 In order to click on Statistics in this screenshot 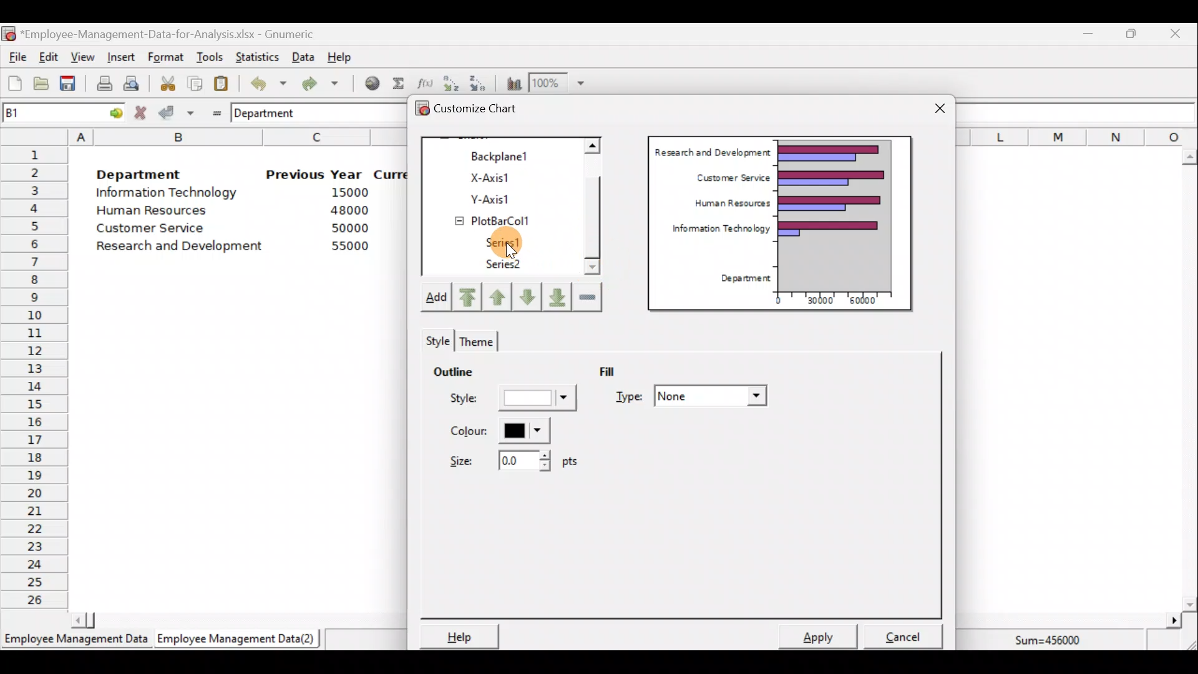, I will do `click(255, 56)`.